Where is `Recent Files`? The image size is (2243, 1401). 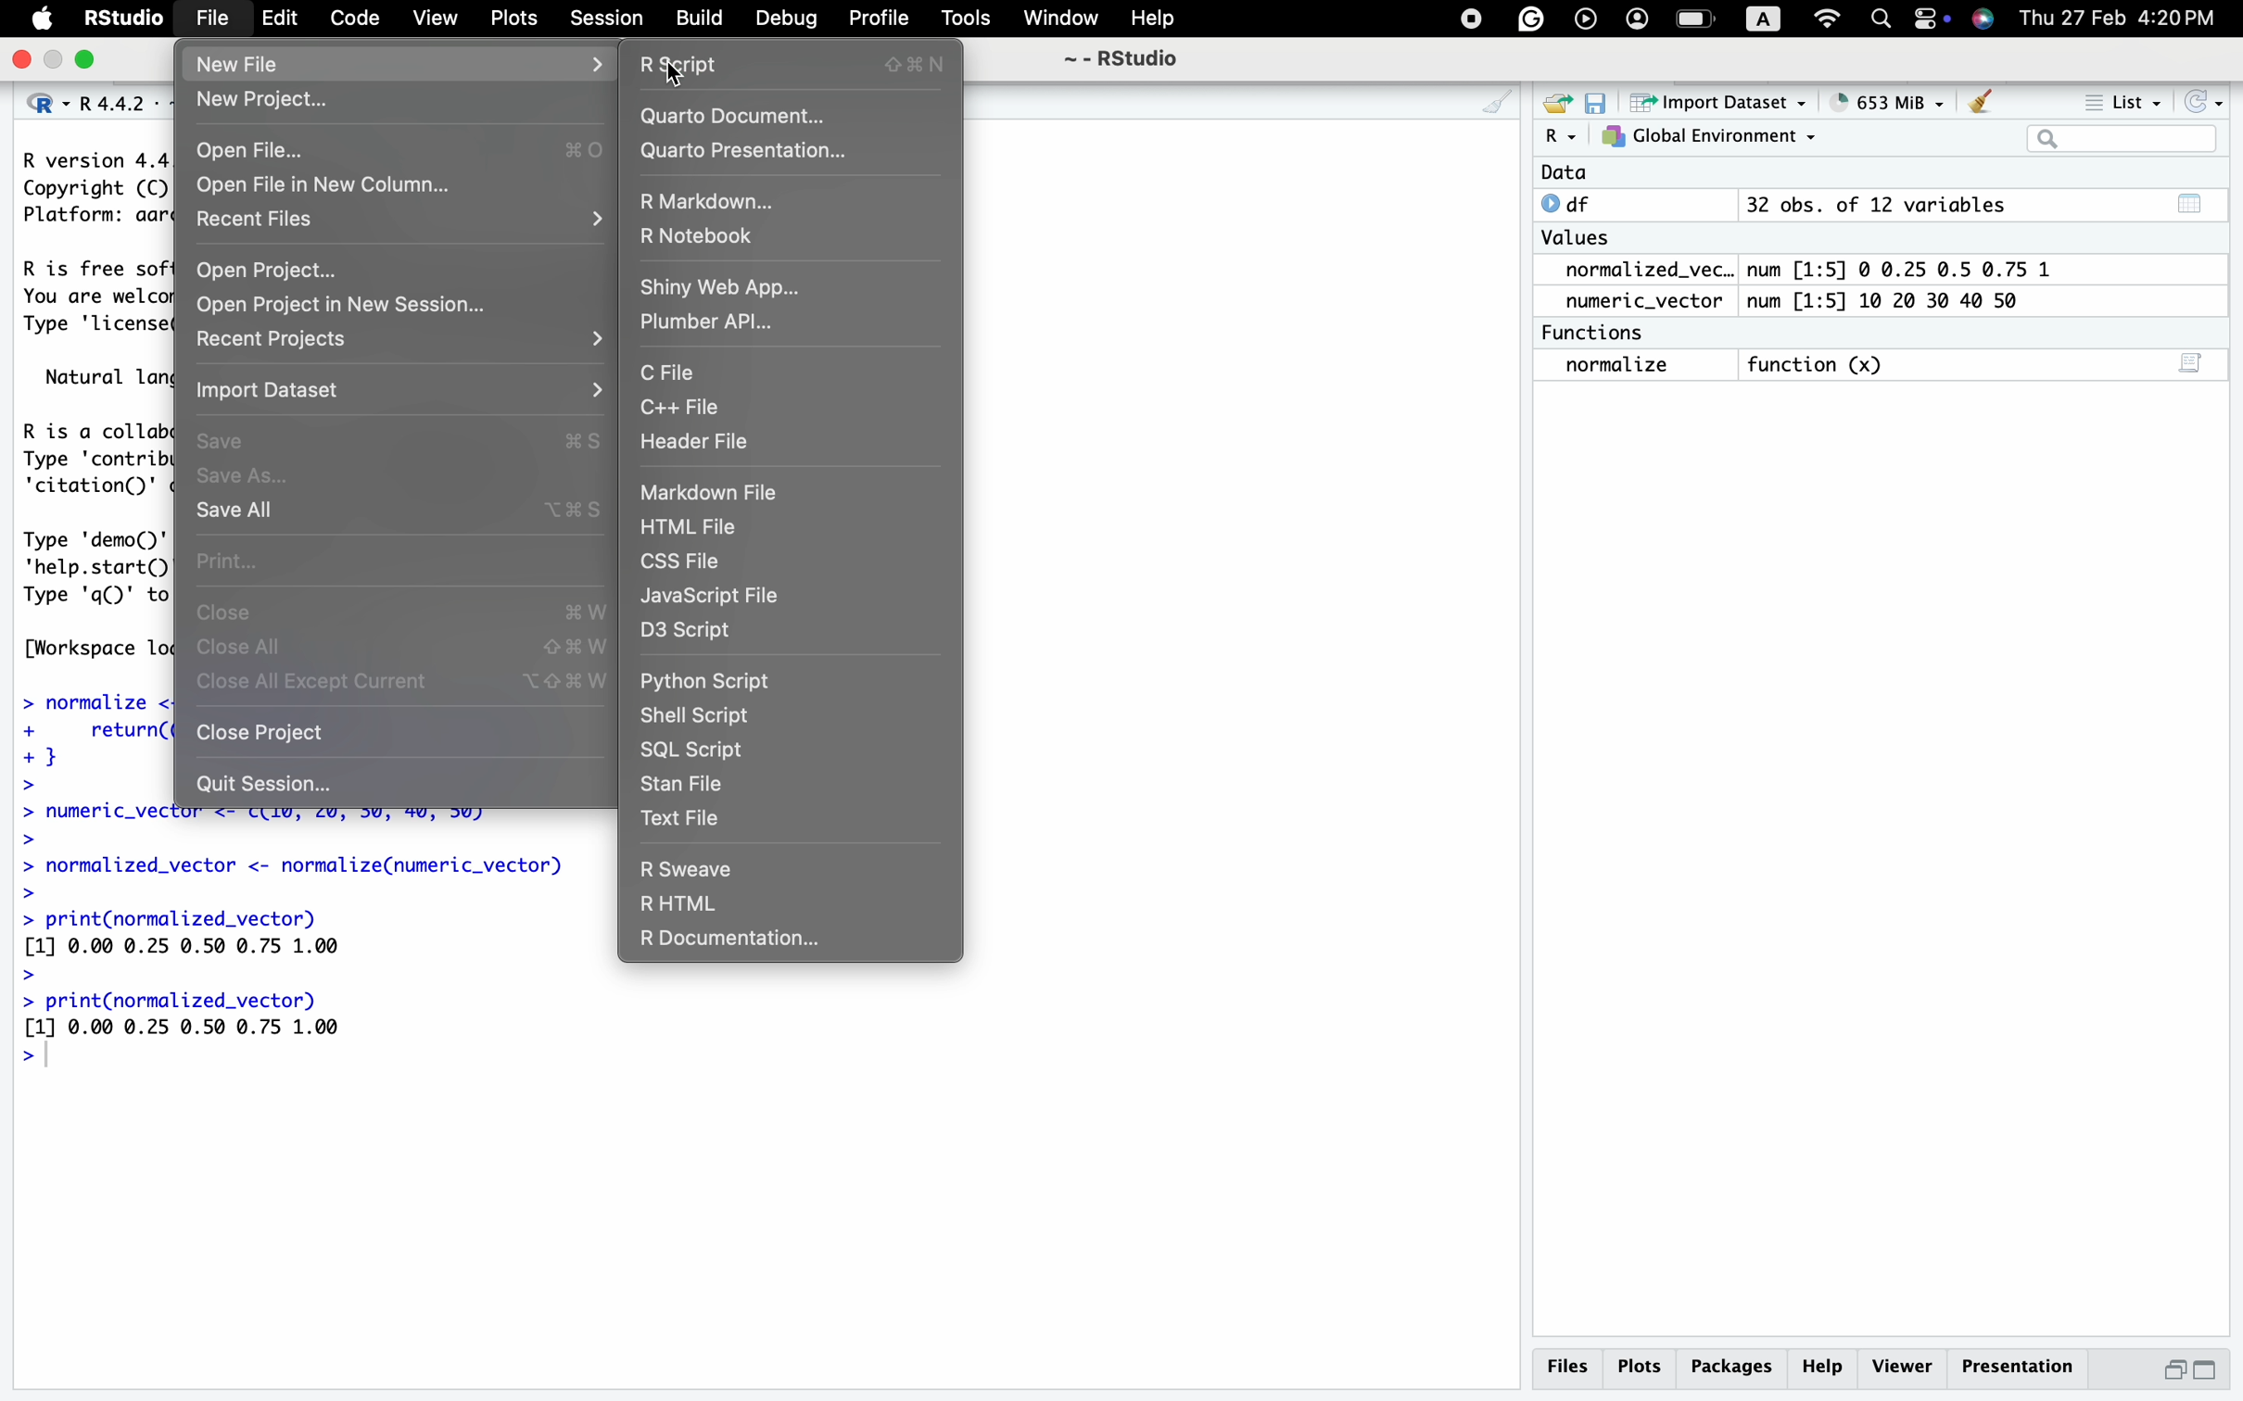 Recent Files is located at coordinates (262, 223).